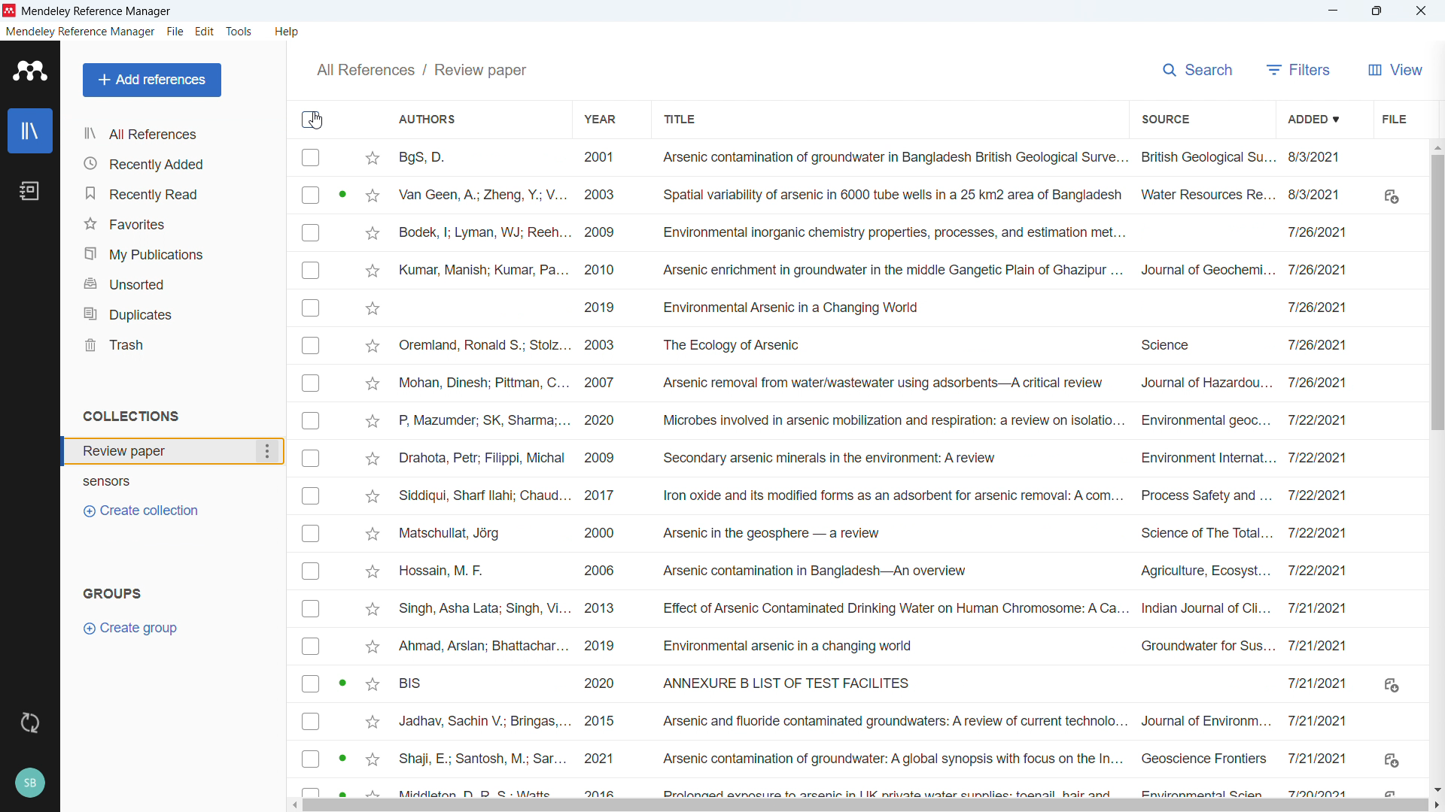 Image resolution: width=1445 pixels, height=812 pixels. Describe the element at coordinates (172, 313) in the screenshot. I see `Duplicates ` at that location.